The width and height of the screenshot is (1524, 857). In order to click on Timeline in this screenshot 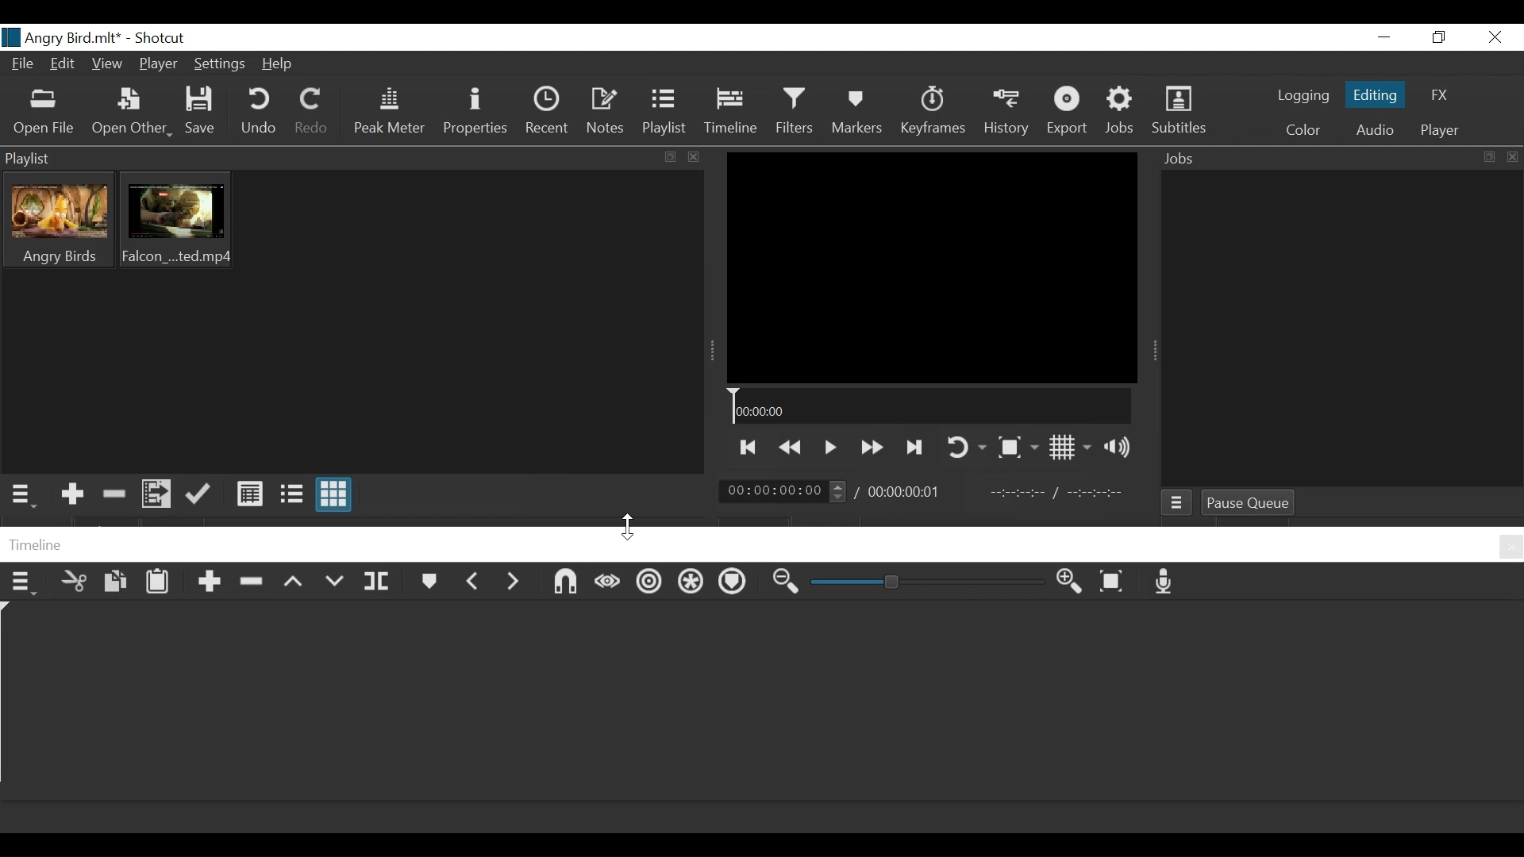, I will do `click(734, 113)`.